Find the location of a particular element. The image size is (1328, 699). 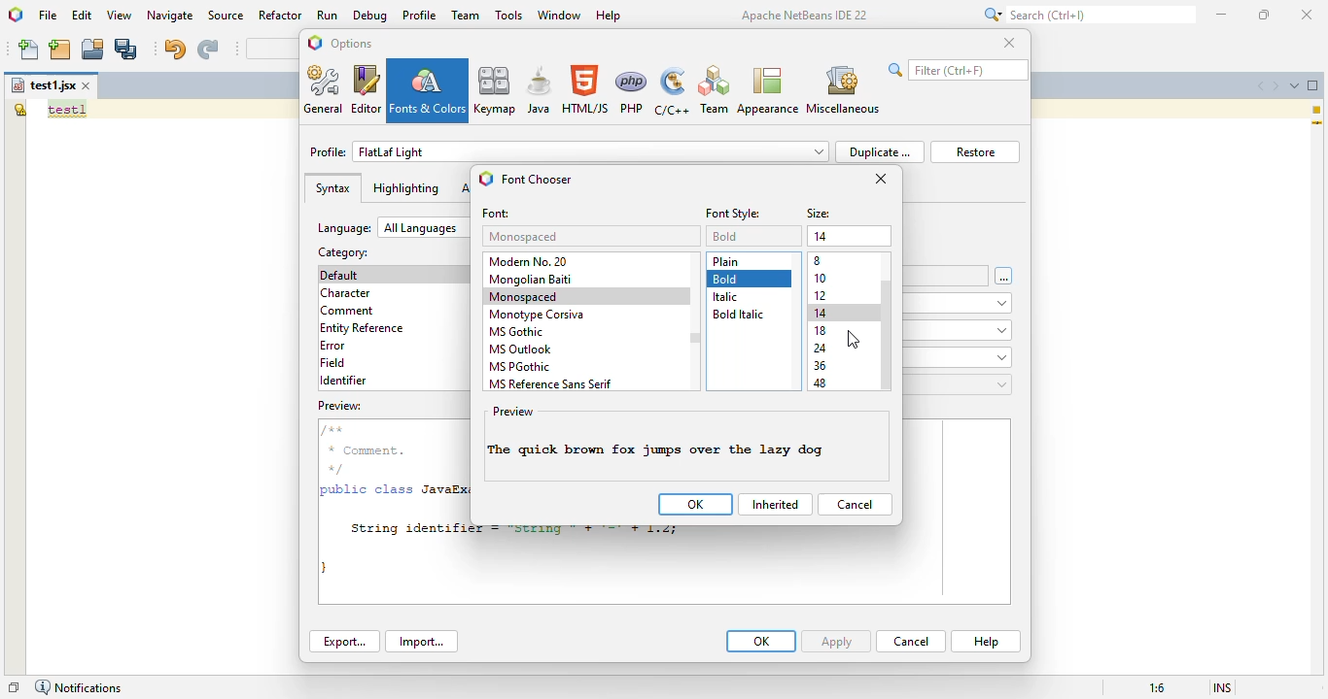

12 is located at coordinates (821, 295).